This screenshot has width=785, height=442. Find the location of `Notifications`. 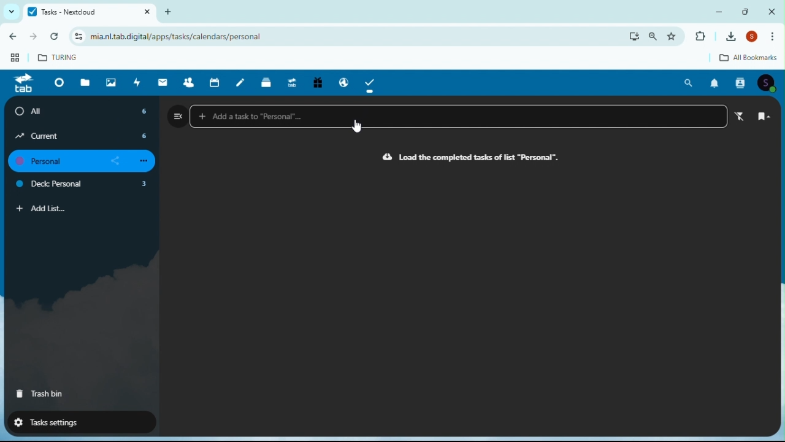

Notifications is located at coordinates (714, 83).